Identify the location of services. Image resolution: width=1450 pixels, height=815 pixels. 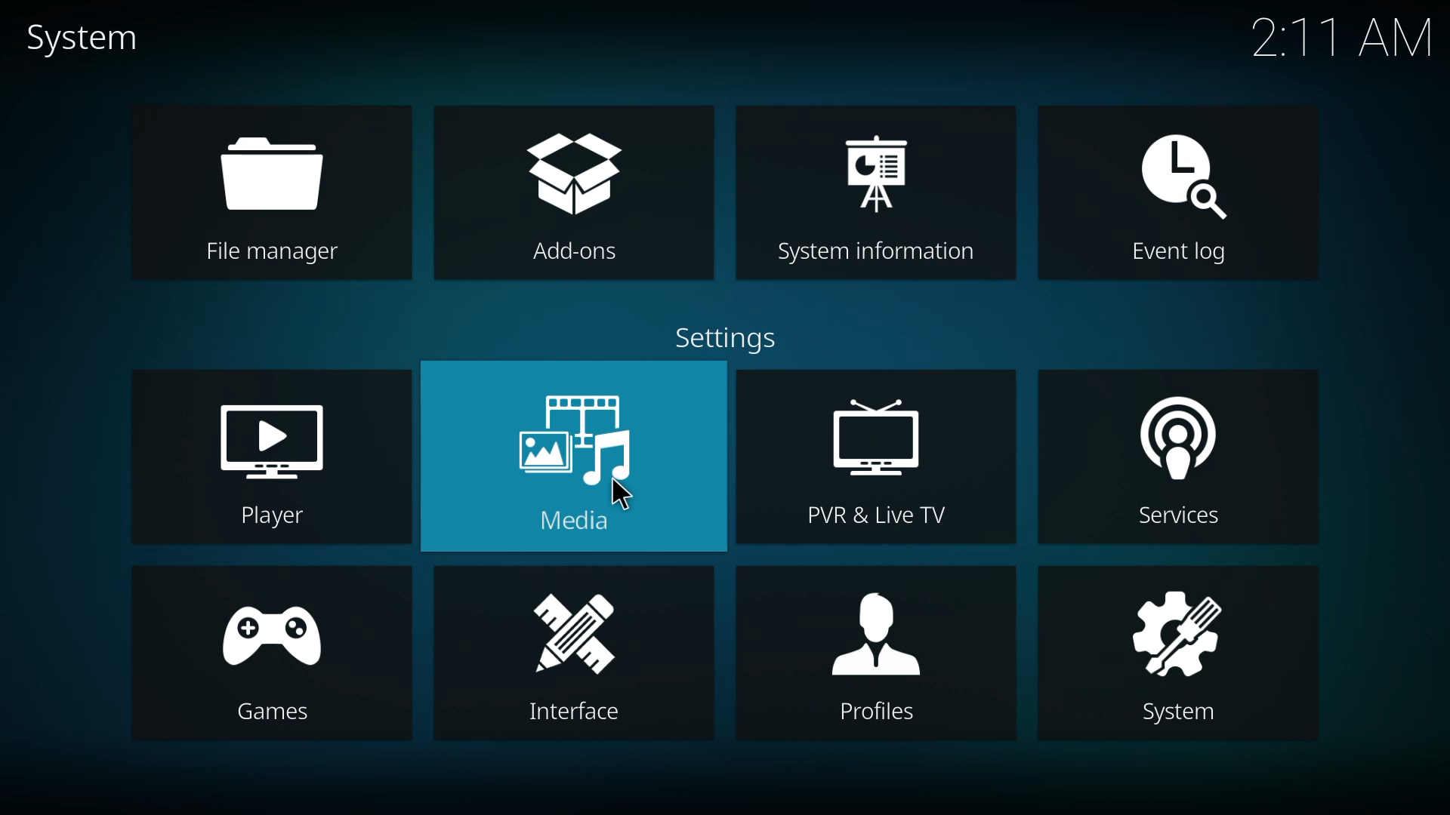
(1169, 457).